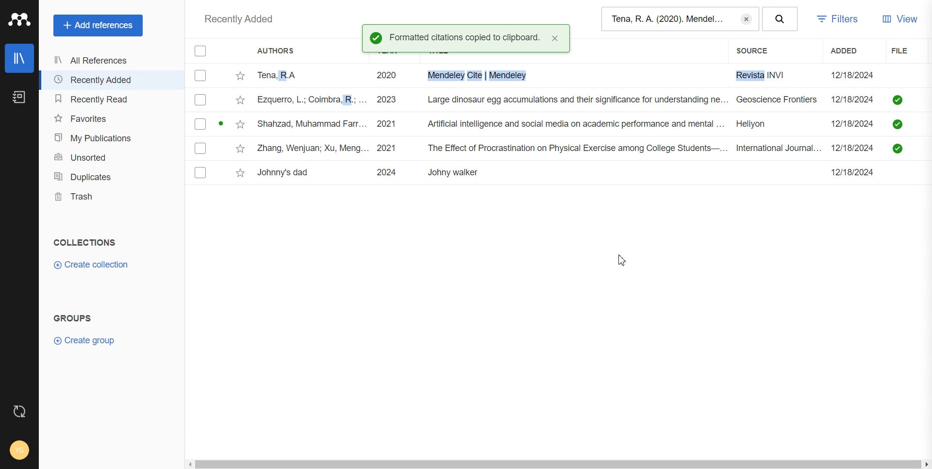 The width and height of the screenshot is (932, 469). What do you see at coordinates (376, 37) in the screenshot?
I see `Success ` at bounding box center [376, 37].